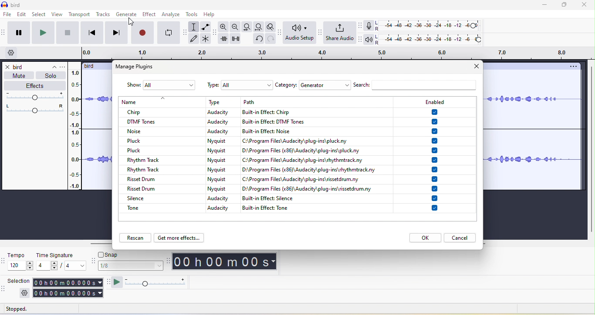  What do you see at coordinates (179, 238) in the screenshot?
I see `get more effects` at bounding box center [179, 238].